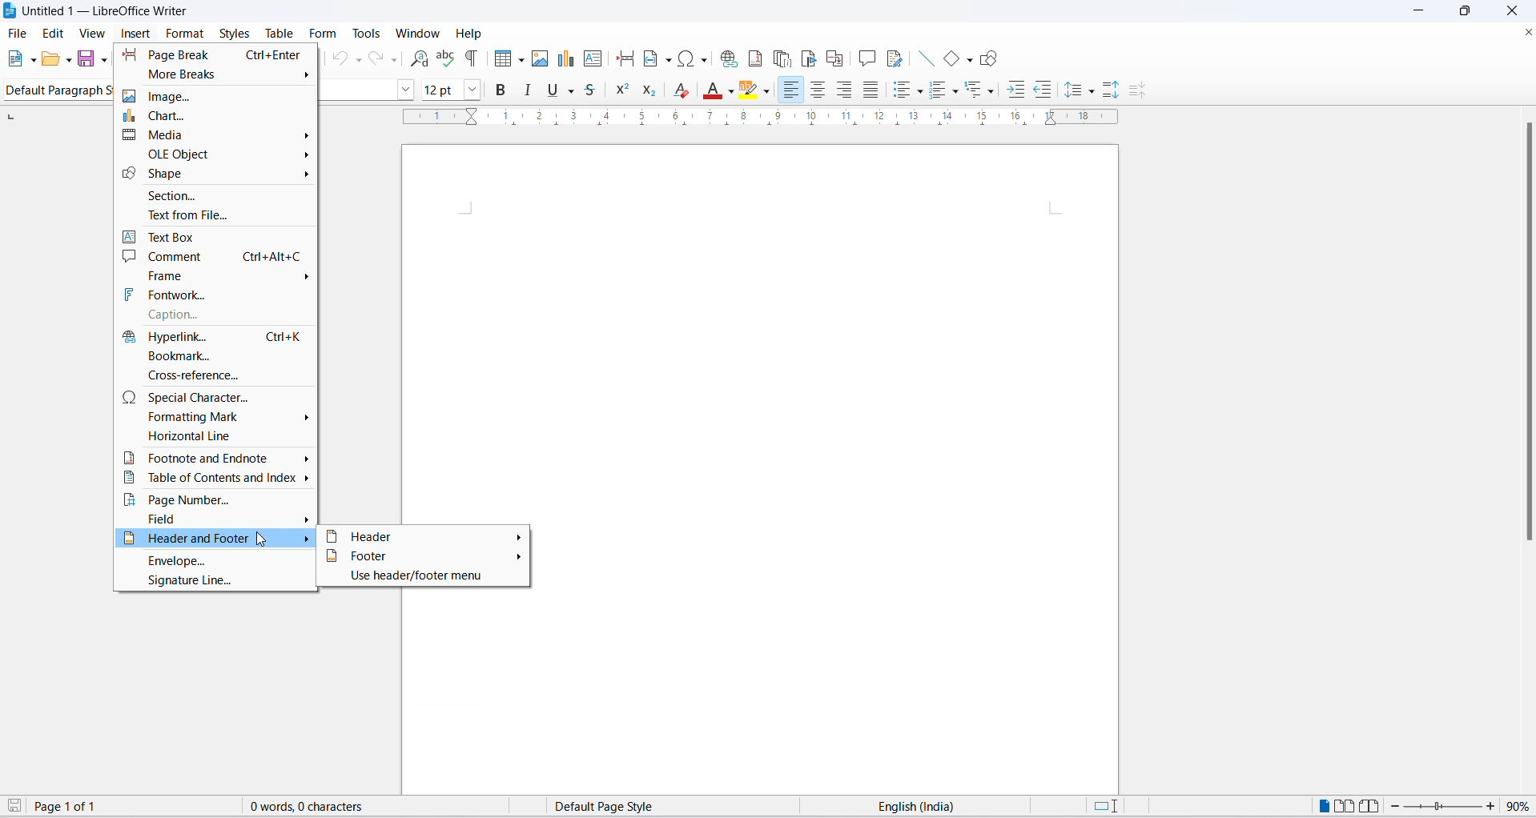  Describe the element at coordinates (694, 59) in the screenshot. I see `insert special characters` at that location.